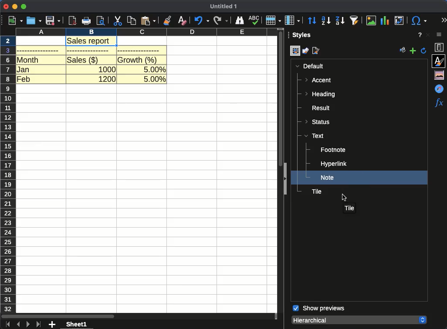  Describe the element at coordinates (155, 68) in the screenshot. I see `5.00%` at that location.